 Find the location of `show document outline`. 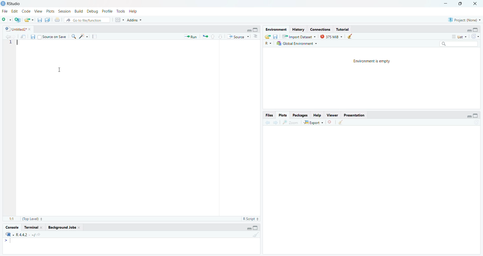

show document outline is located at coordinates (257, 36).